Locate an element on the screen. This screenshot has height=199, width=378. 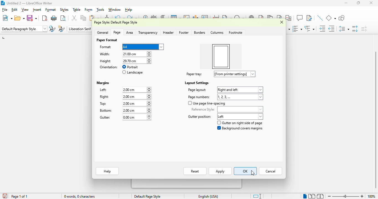
maximize is located at coordinates (358, 3).